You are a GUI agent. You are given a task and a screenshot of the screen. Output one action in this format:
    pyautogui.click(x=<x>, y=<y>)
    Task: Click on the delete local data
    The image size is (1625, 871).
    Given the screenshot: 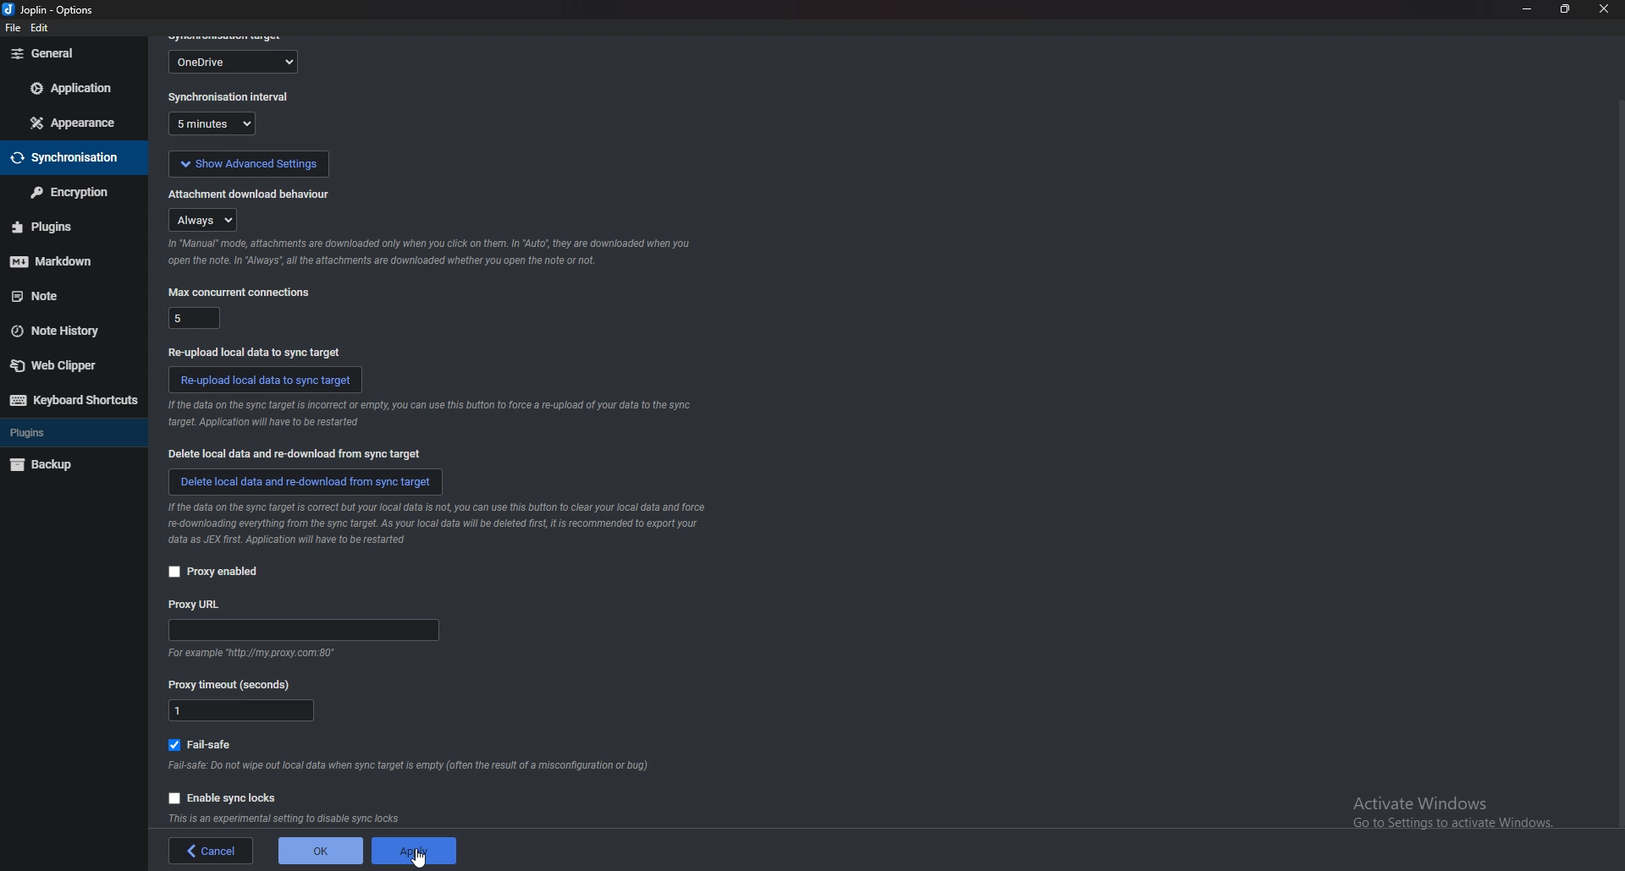 What is the action you would take?
    pyautogui.click(x=306, y=480)
    